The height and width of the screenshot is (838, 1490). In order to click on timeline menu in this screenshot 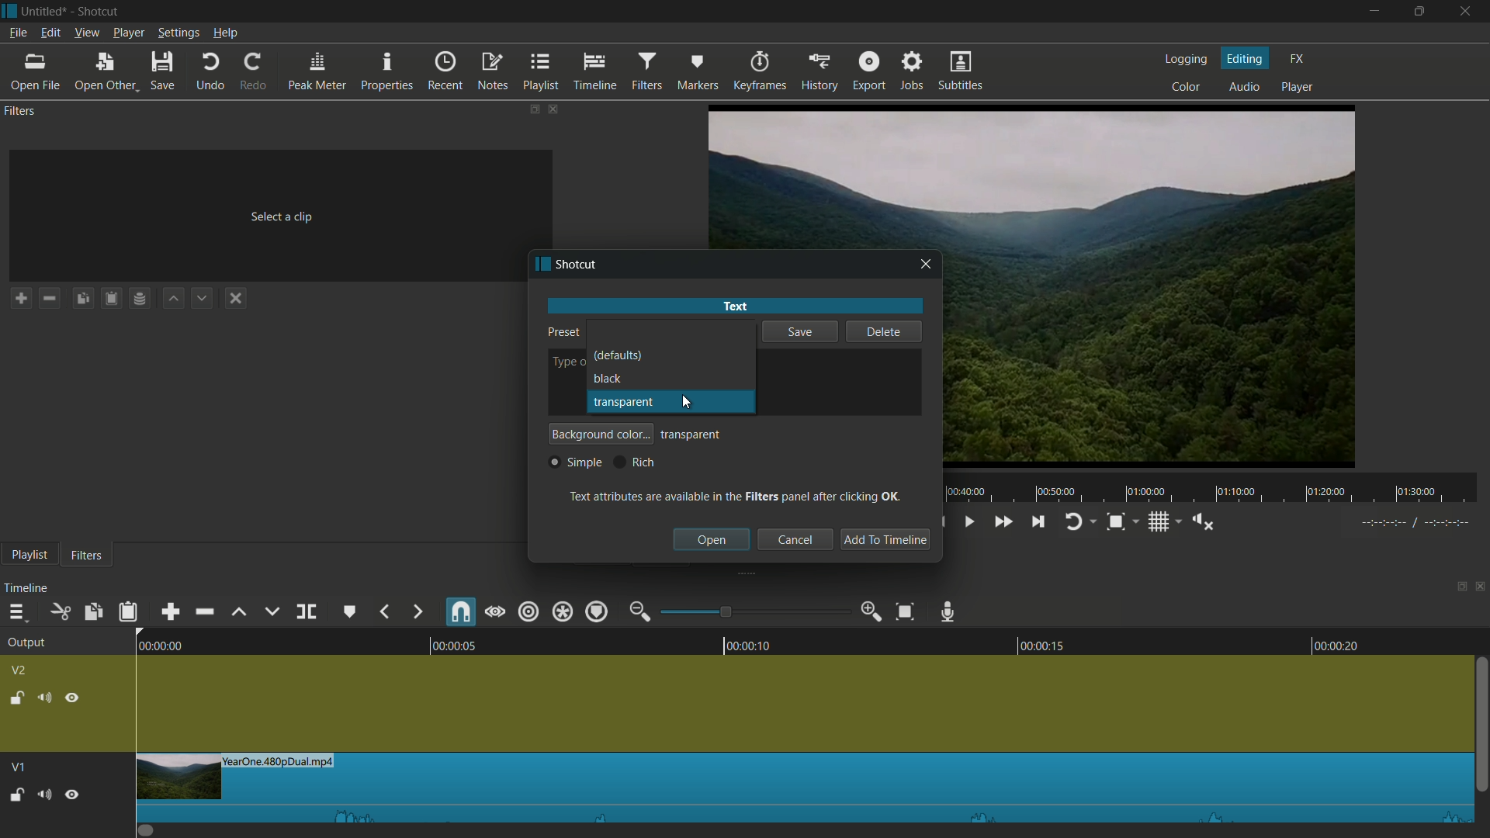, I will do `click(16, 612)`.